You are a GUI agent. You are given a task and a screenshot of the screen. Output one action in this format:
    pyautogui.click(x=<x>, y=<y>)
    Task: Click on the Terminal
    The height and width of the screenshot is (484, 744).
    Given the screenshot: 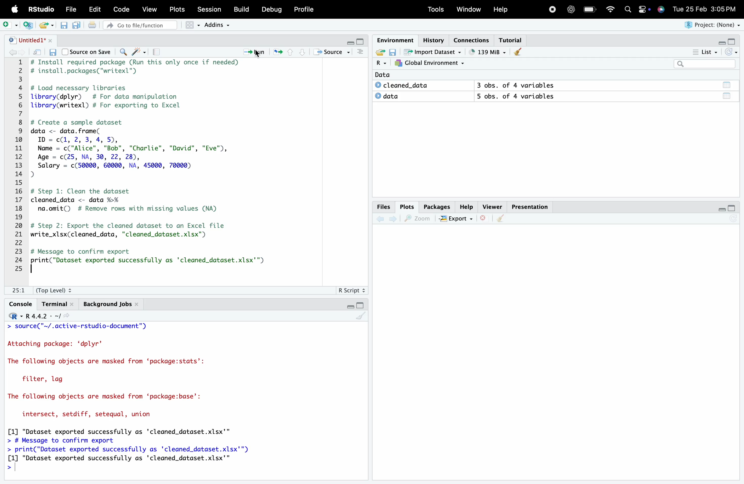 What is the action you would take?
    pyautogui.click(x=58, y=303)
    